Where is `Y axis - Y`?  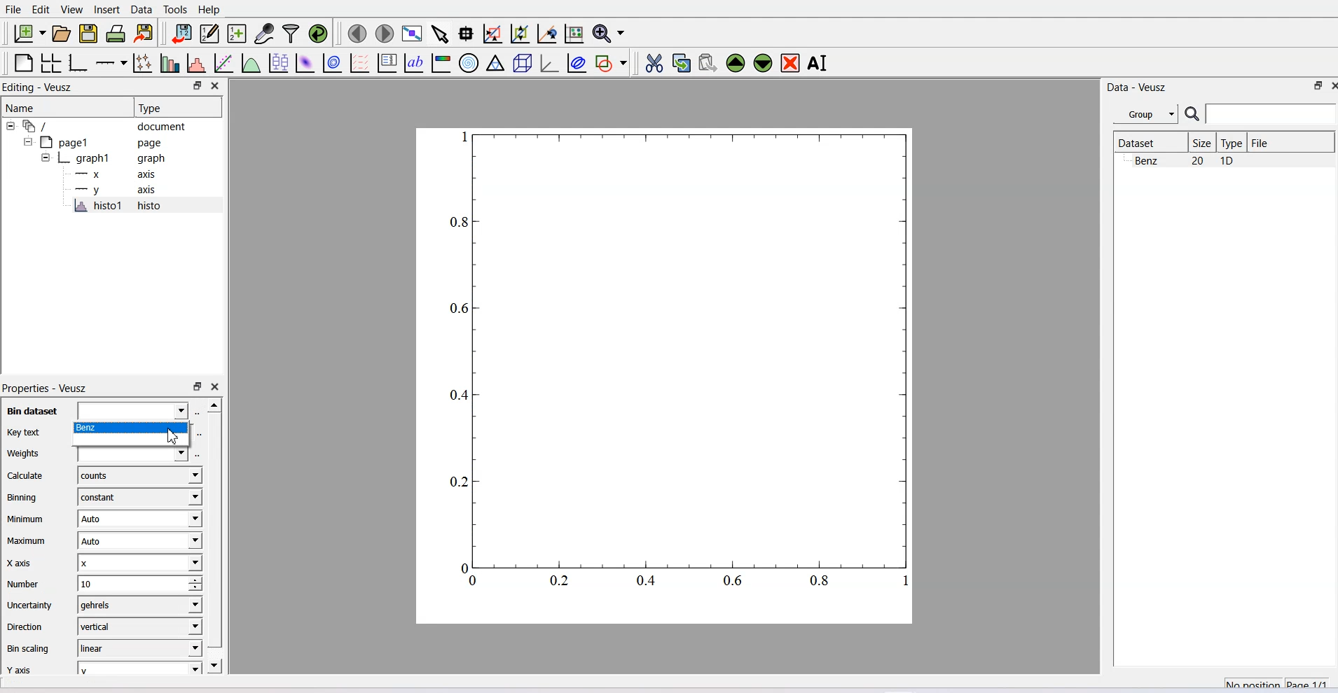 Y axis - Y is located at coordinates (102, 666).